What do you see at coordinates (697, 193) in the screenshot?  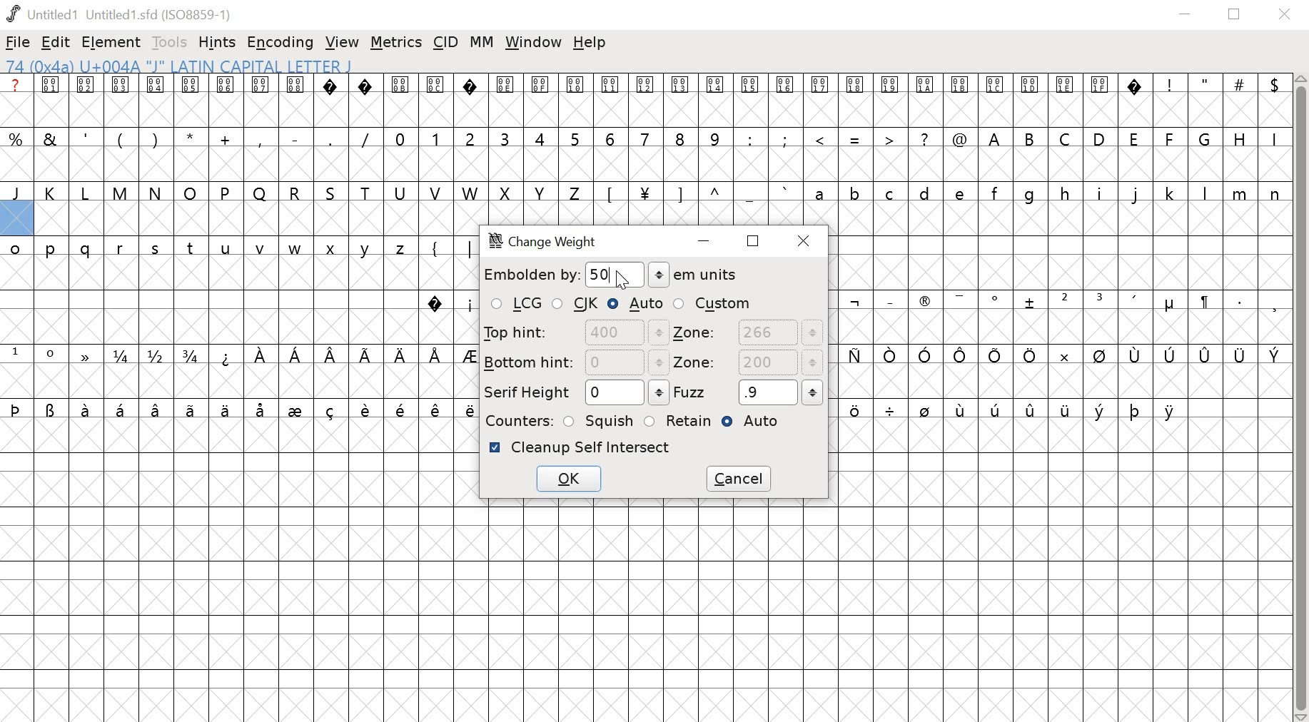 I see `symbols` at bounding box center [697, 193].